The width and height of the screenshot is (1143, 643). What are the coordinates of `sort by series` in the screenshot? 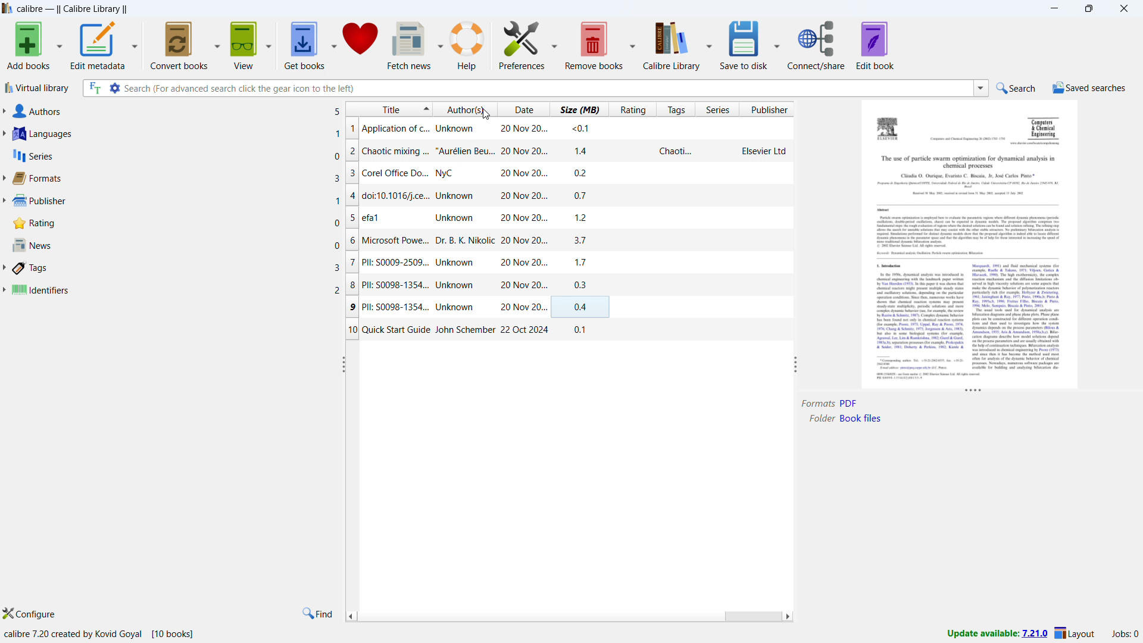 It's located at (717, 109).